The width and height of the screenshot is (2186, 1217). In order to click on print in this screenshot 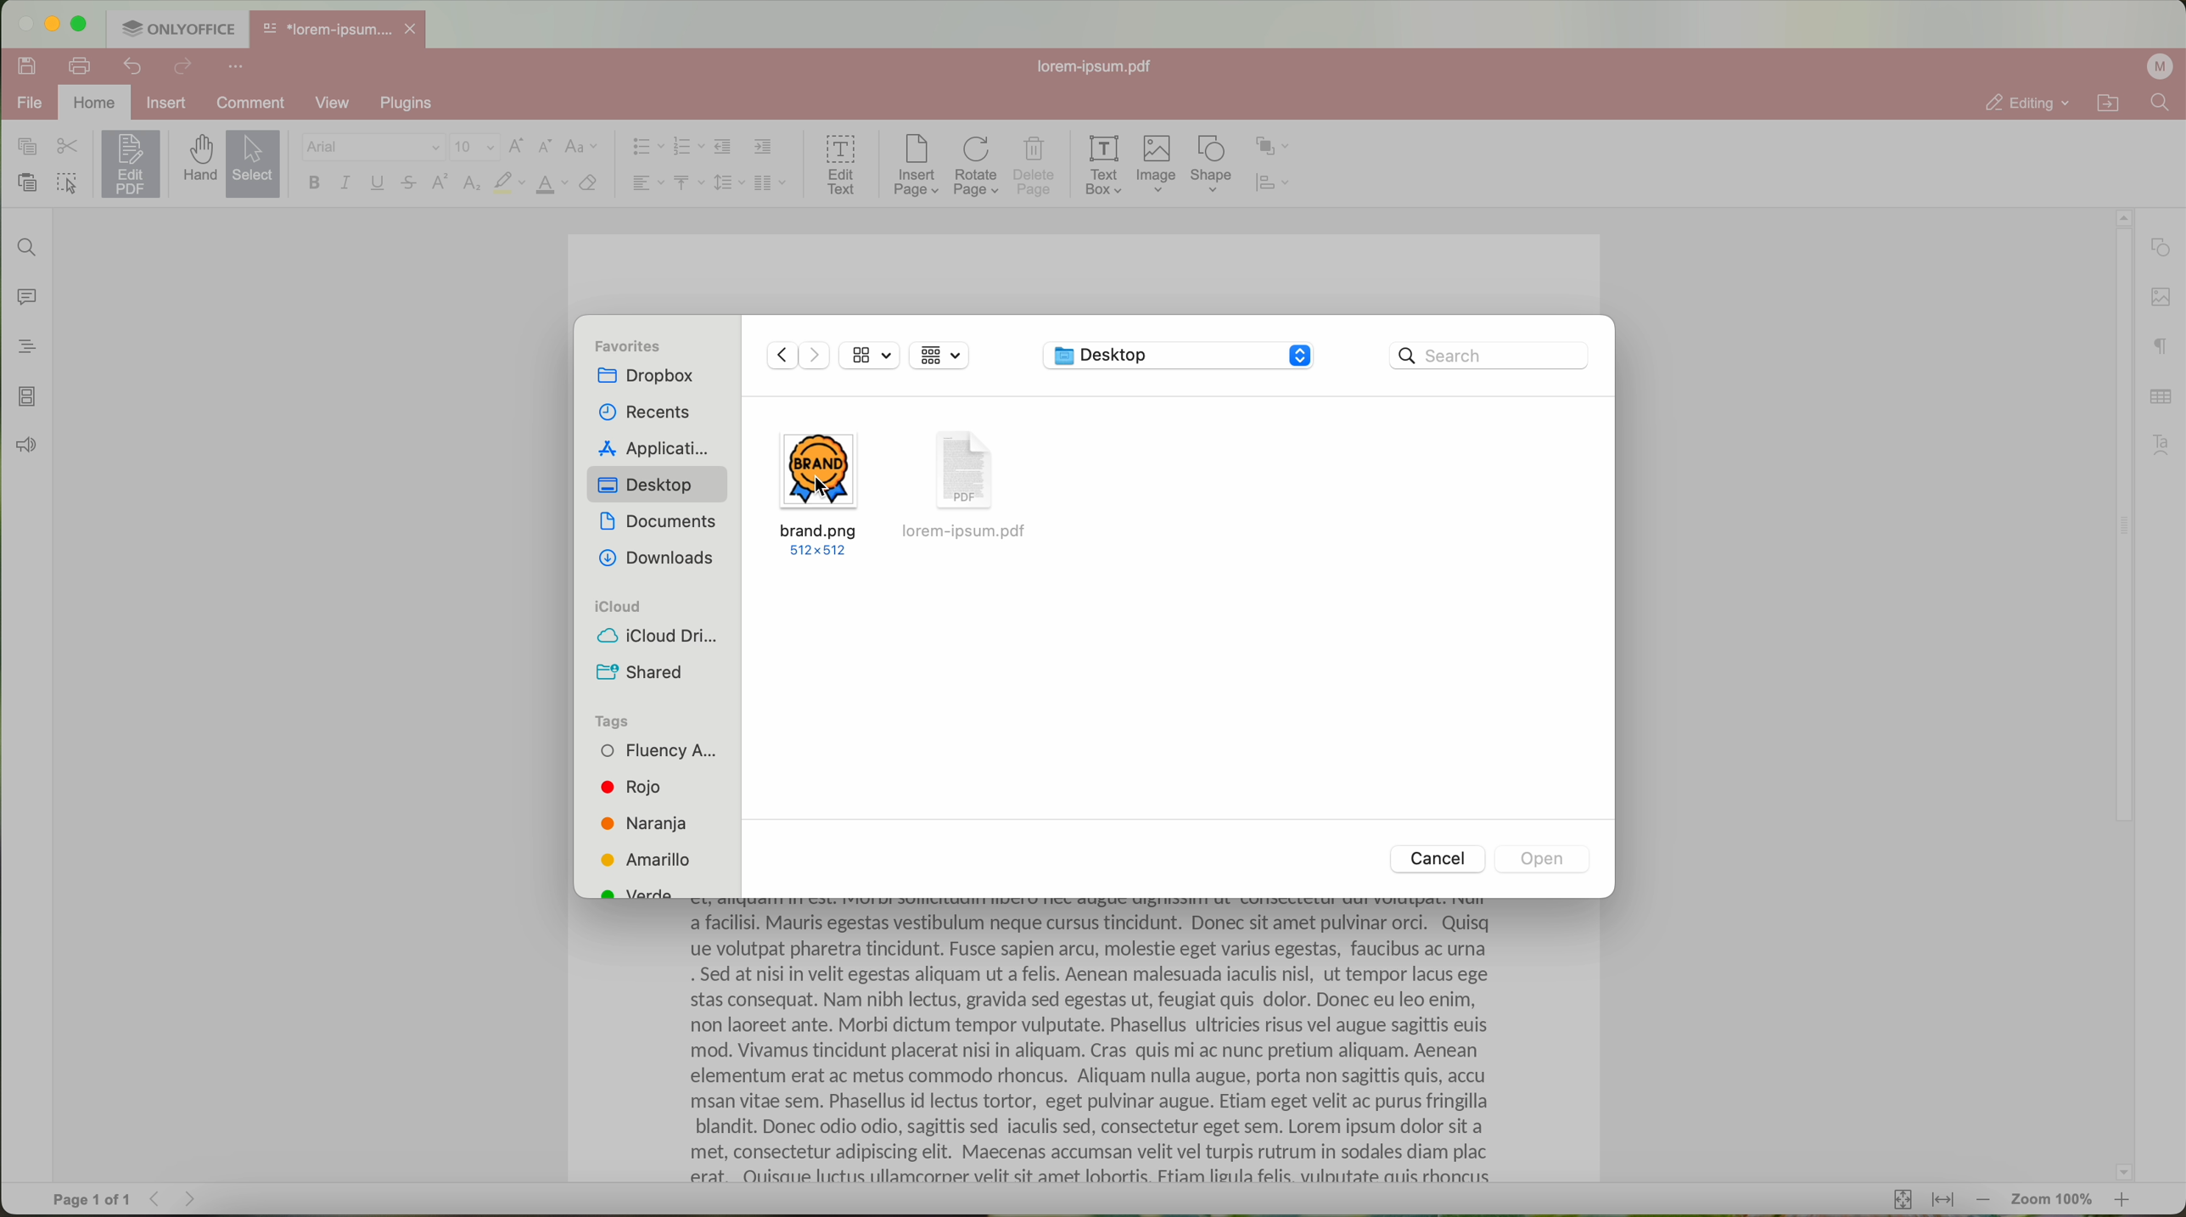, I will do `click(81, 64)`.